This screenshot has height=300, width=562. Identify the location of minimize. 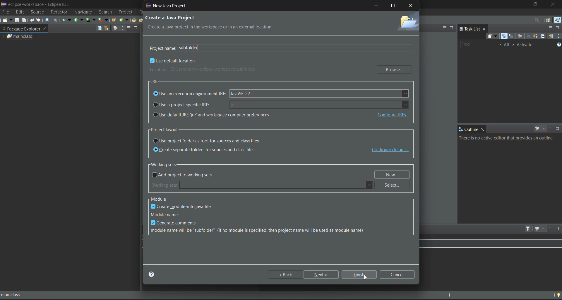
(518, 5).